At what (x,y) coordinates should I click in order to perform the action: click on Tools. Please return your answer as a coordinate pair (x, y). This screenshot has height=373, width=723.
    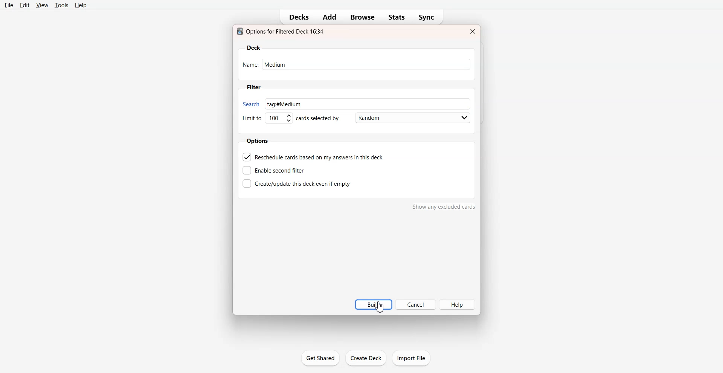
    Looking at the image, I should click on (61, 5).